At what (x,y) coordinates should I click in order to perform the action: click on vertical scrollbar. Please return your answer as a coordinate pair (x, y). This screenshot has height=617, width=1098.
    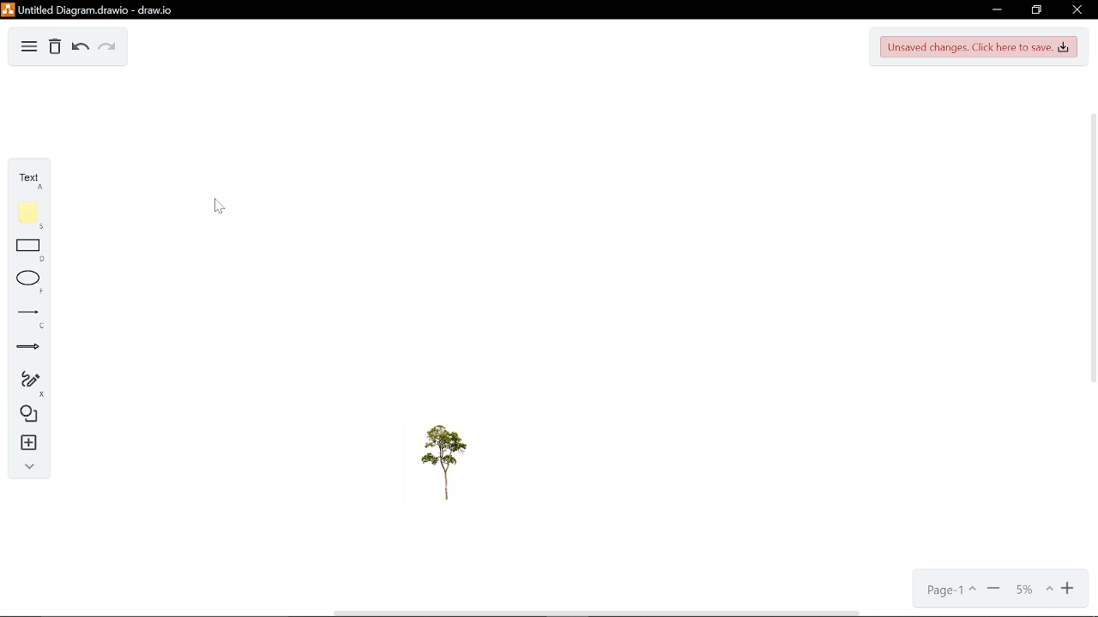
    Looking at the image, I should click on (1089, 253).